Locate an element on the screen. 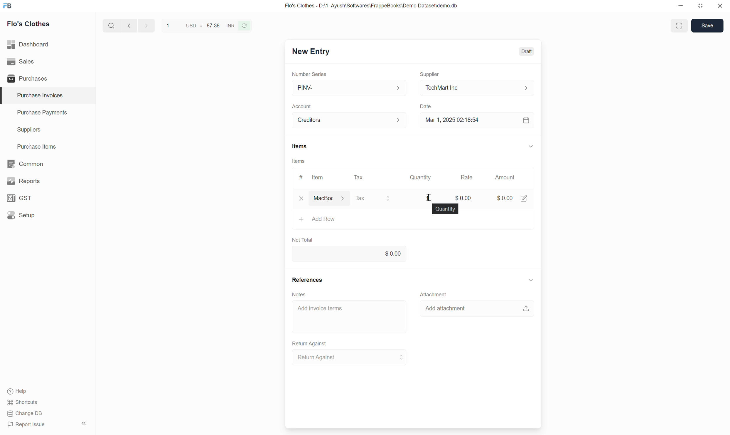 Image resolution: width=730 pixels, height=435 pixels. Close is located at coordinates (720, 6).